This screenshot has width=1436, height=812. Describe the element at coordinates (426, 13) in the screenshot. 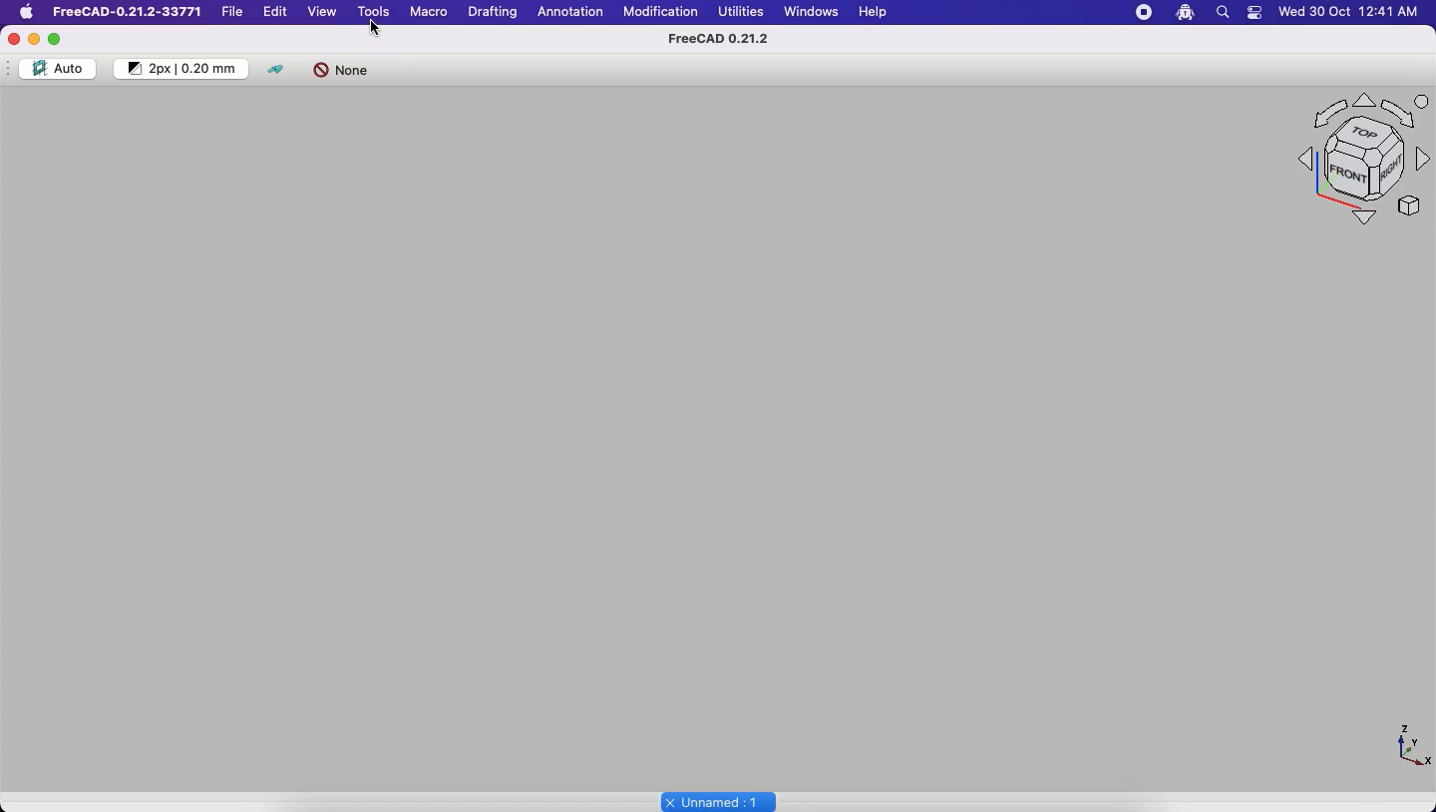

I see `Macro` at that location.